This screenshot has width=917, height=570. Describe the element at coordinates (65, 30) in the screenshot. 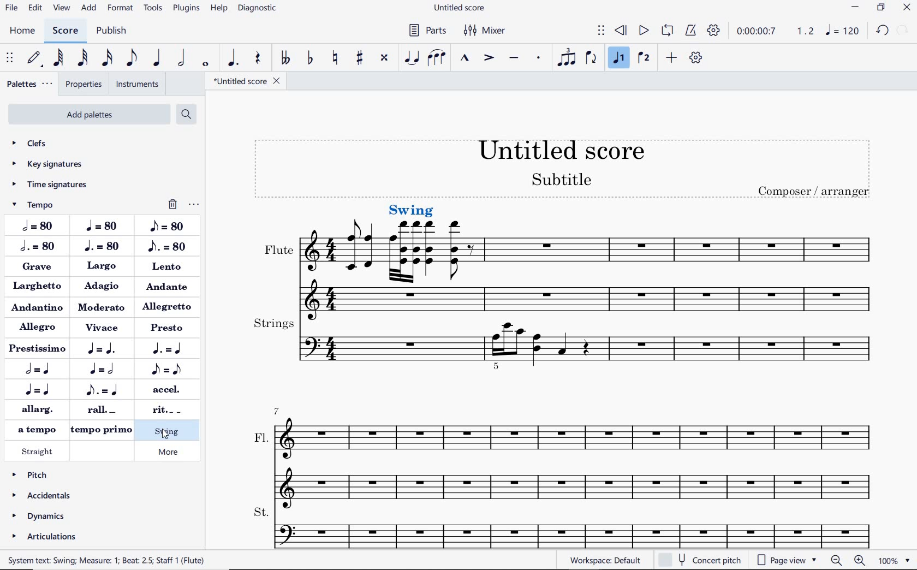

I see `score` at that location.